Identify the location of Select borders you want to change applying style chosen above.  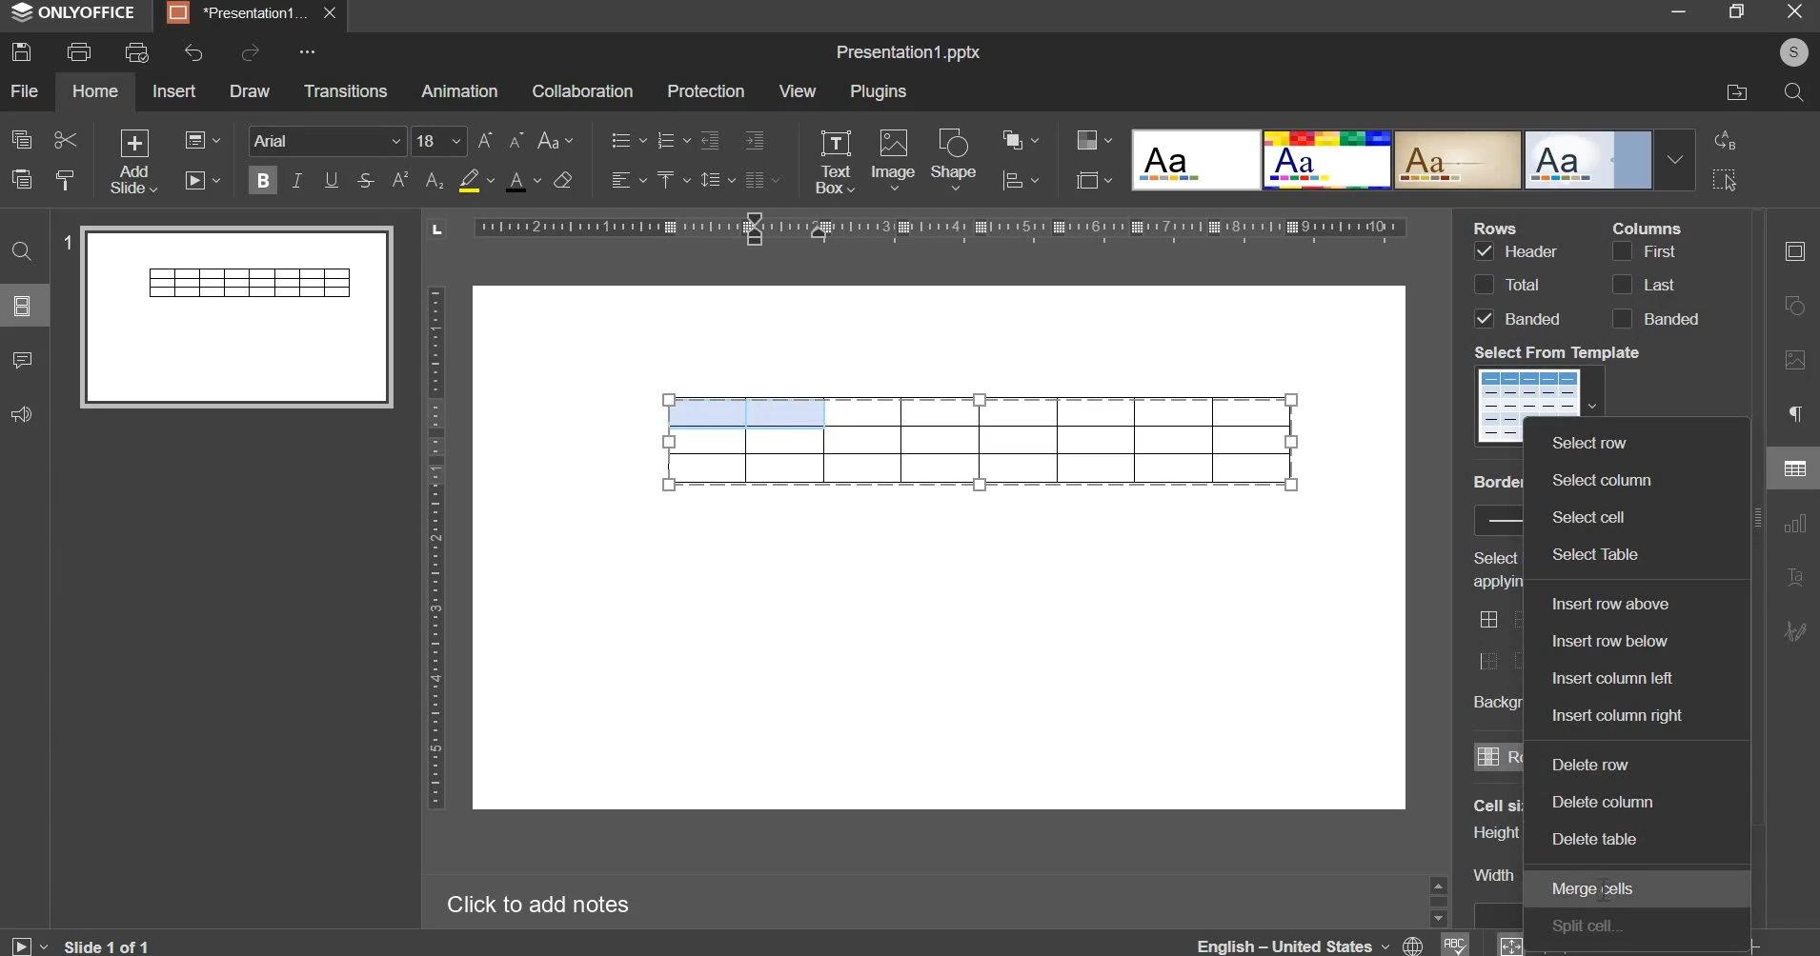
(1496, 569).